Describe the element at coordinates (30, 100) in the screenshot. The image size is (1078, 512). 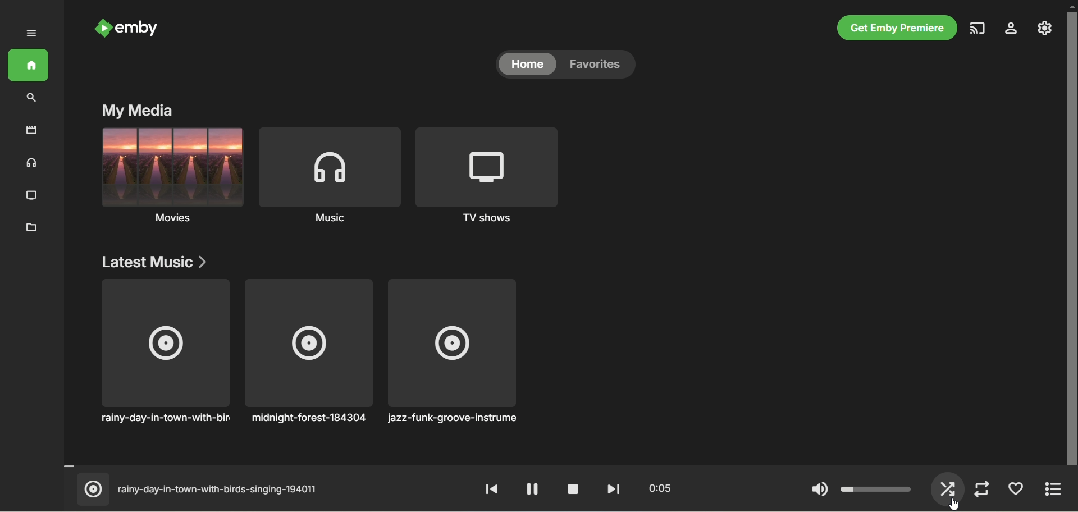
I see `search` at that location.